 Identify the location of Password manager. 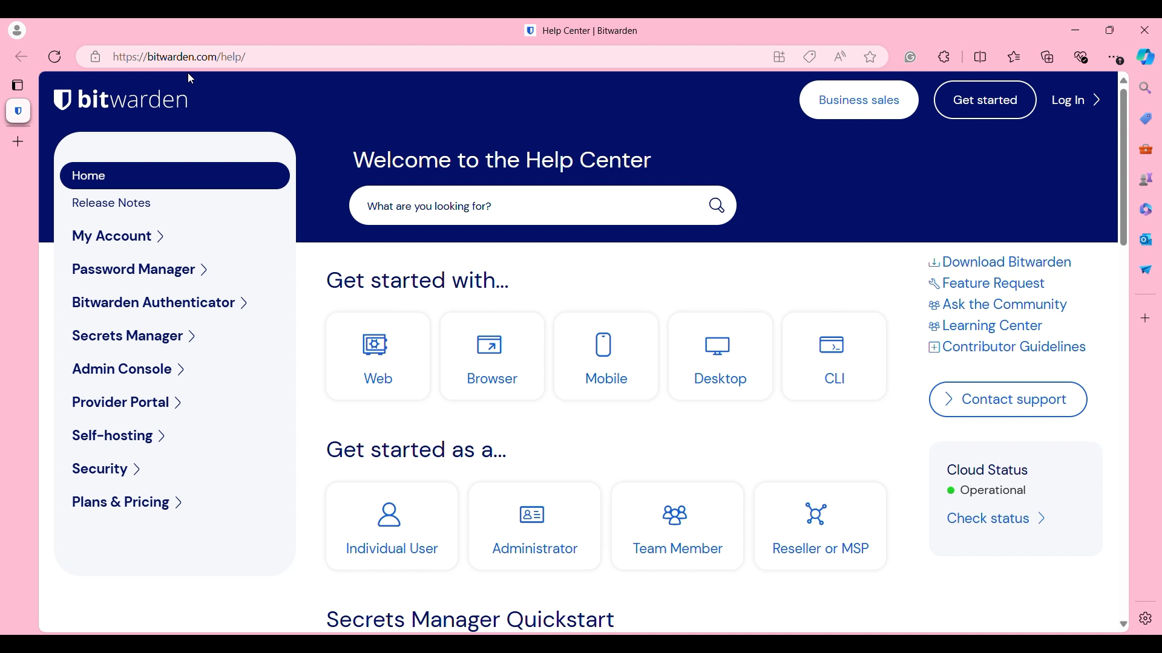
(176, 270).